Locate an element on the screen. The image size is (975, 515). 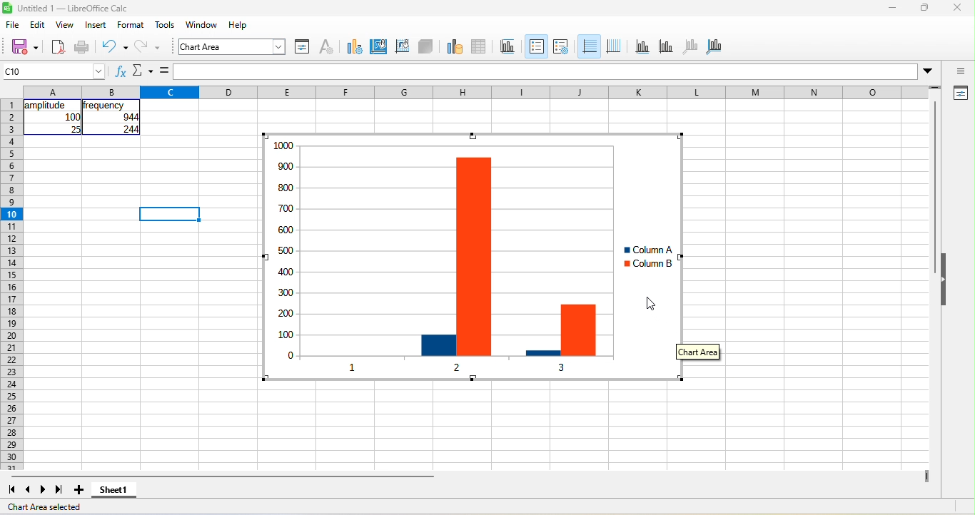
window is located at coordinates (202, 24).